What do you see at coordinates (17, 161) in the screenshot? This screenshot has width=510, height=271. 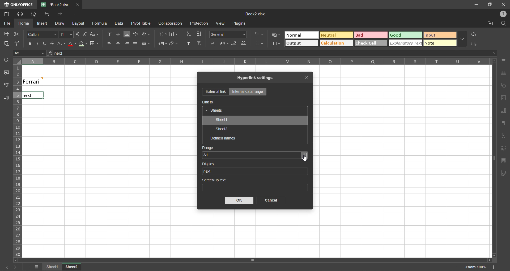 I see `row numbers` at bounding box center [17, 161].